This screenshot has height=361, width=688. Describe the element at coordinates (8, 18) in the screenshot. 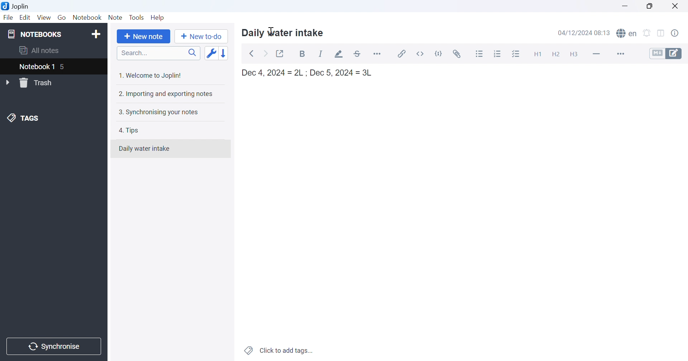

I see `File` at that location.